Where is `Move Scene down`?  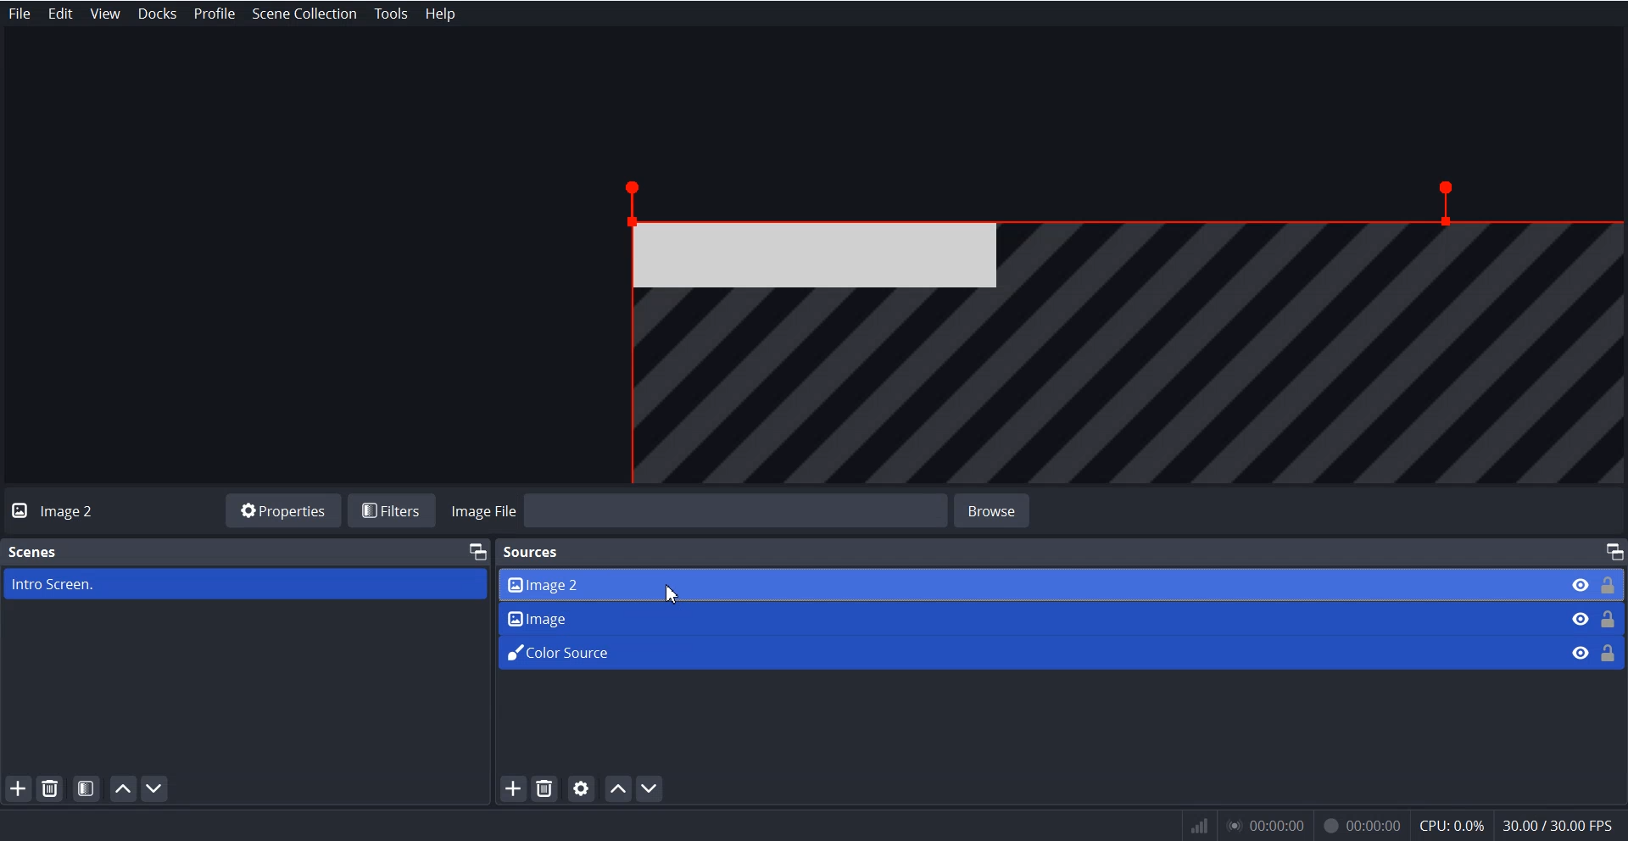 Move Scene down is located at coordinates (158, 788).